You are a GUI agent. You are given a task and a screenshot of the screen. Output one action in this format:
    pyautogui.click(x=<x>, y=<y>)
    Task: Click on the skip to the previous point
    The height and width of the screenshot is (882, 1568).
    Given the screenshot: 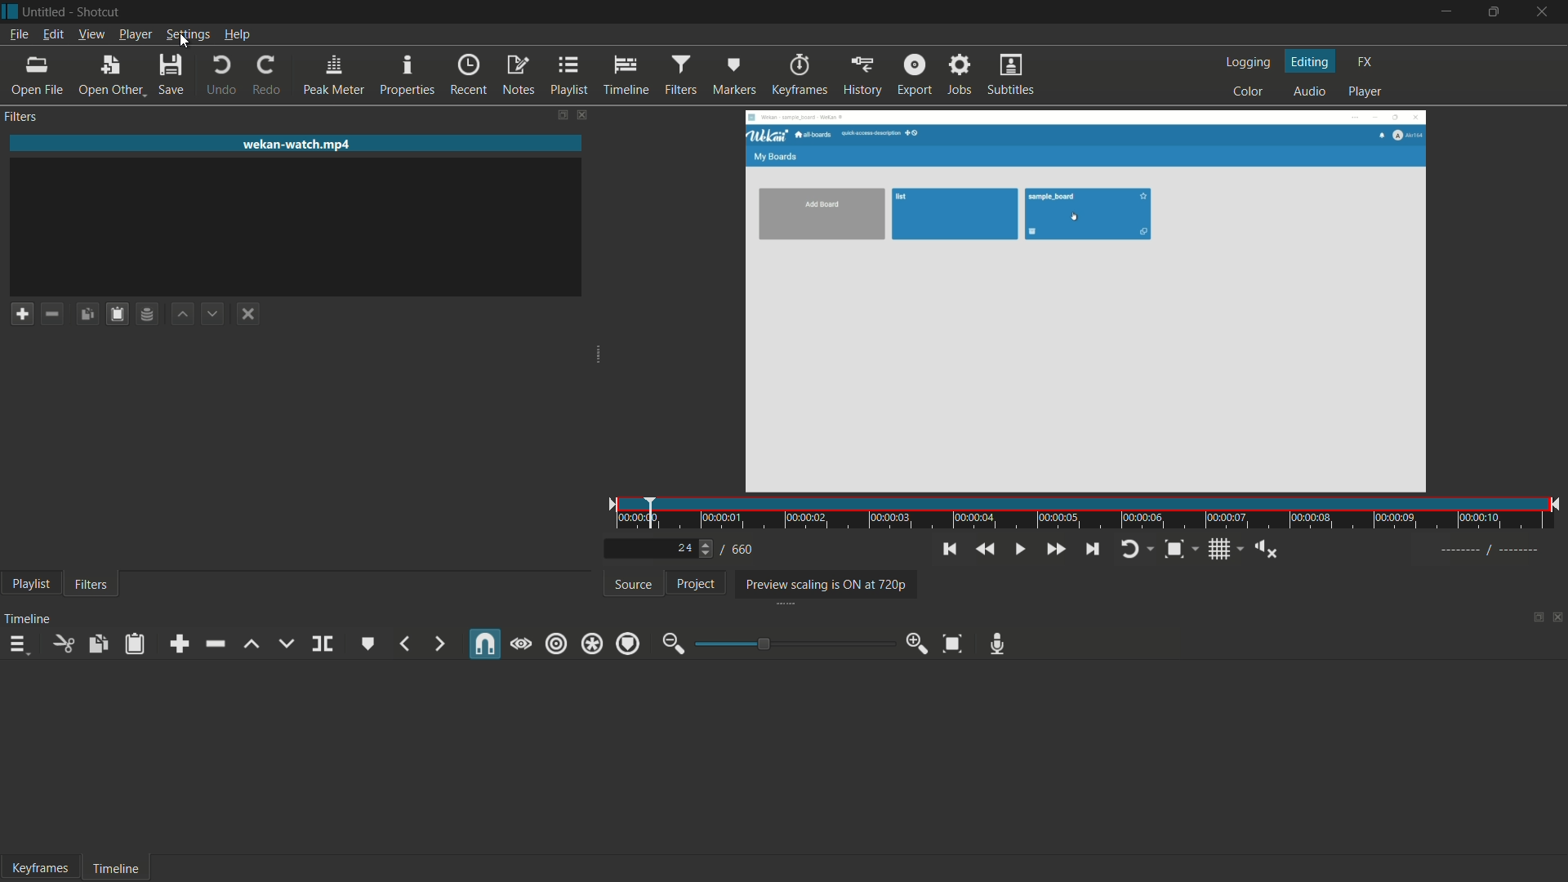 What is the action you would take?
    pyautogui.click(x=950, y=549)
    